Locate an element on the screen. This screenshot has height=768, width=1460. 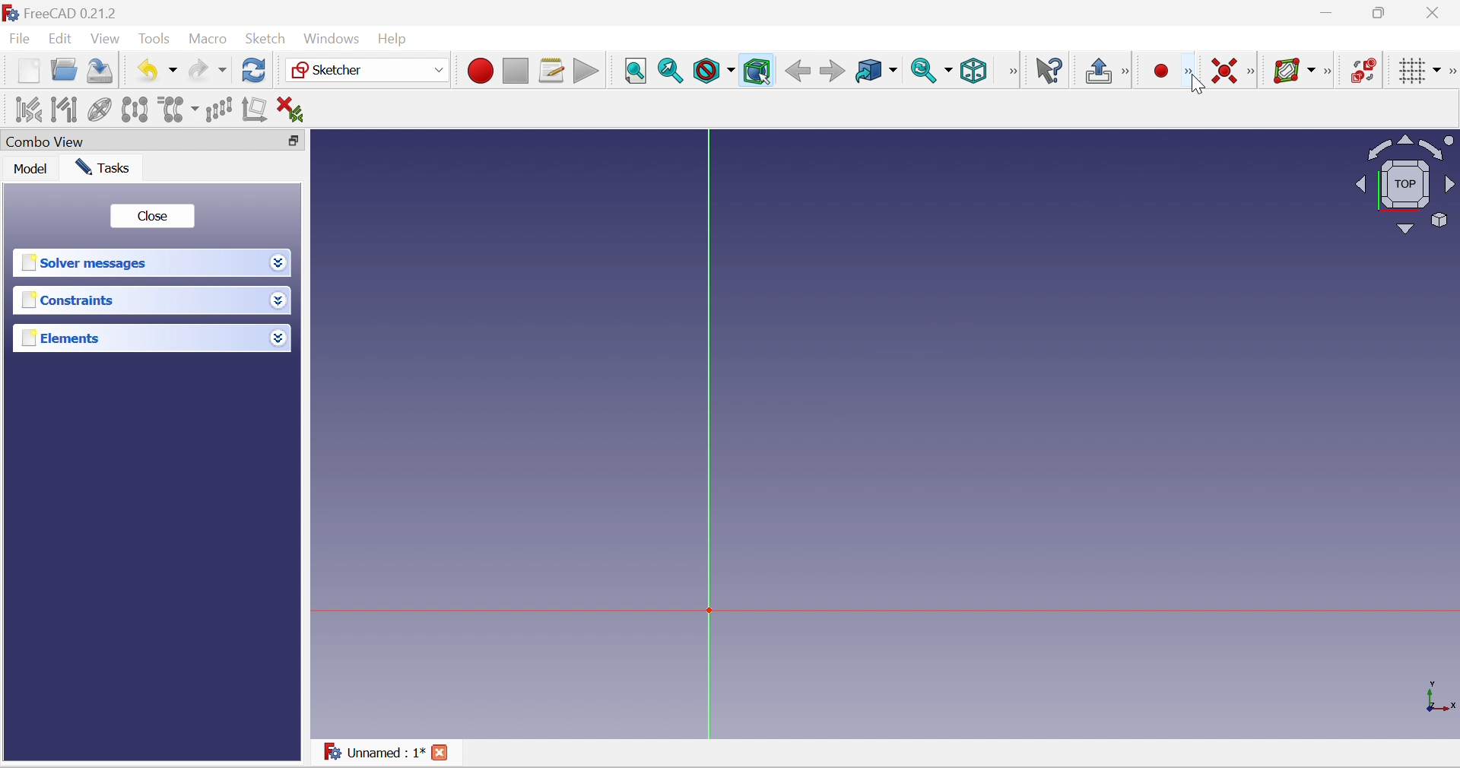
Save is located at coordinates (103, 71).